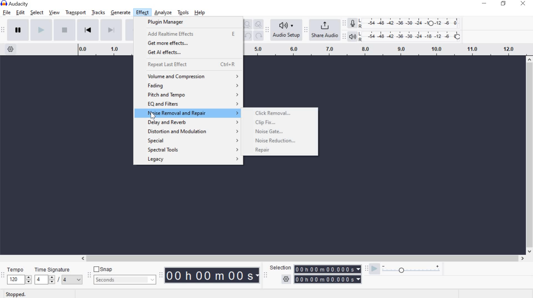 The height and width of the screenshot is (298, 533). What do you see at coordinates (325, 28) in the screenshot?
I see `share audio` at bounding box center [325, 28].